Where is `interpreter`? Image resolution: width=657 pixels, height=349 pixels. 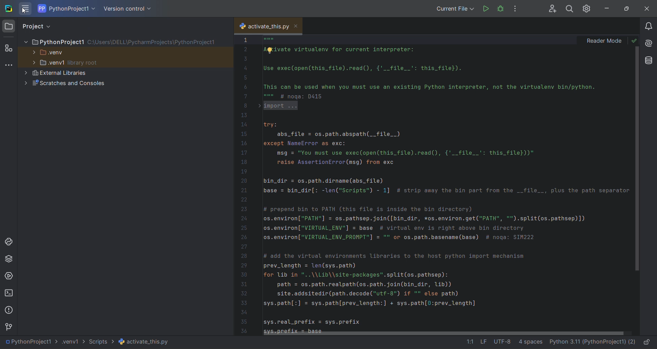
interpreter is located at coordinates (592, 342).